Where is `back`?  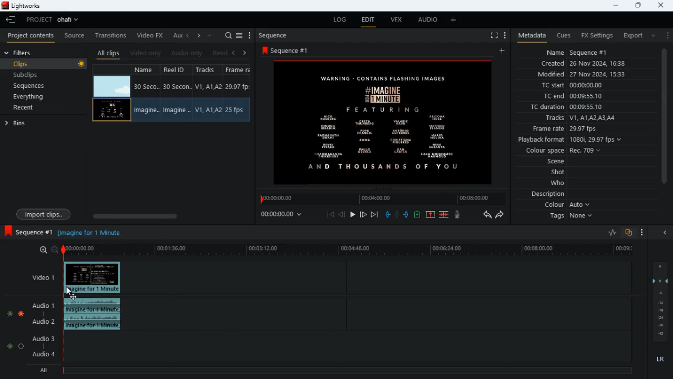 back is located at coordinates (342, 215).